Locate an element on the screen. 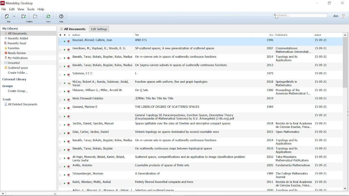 The height and width of the screenshot is (196, 349). Atri is located at coordinates (339, 16).